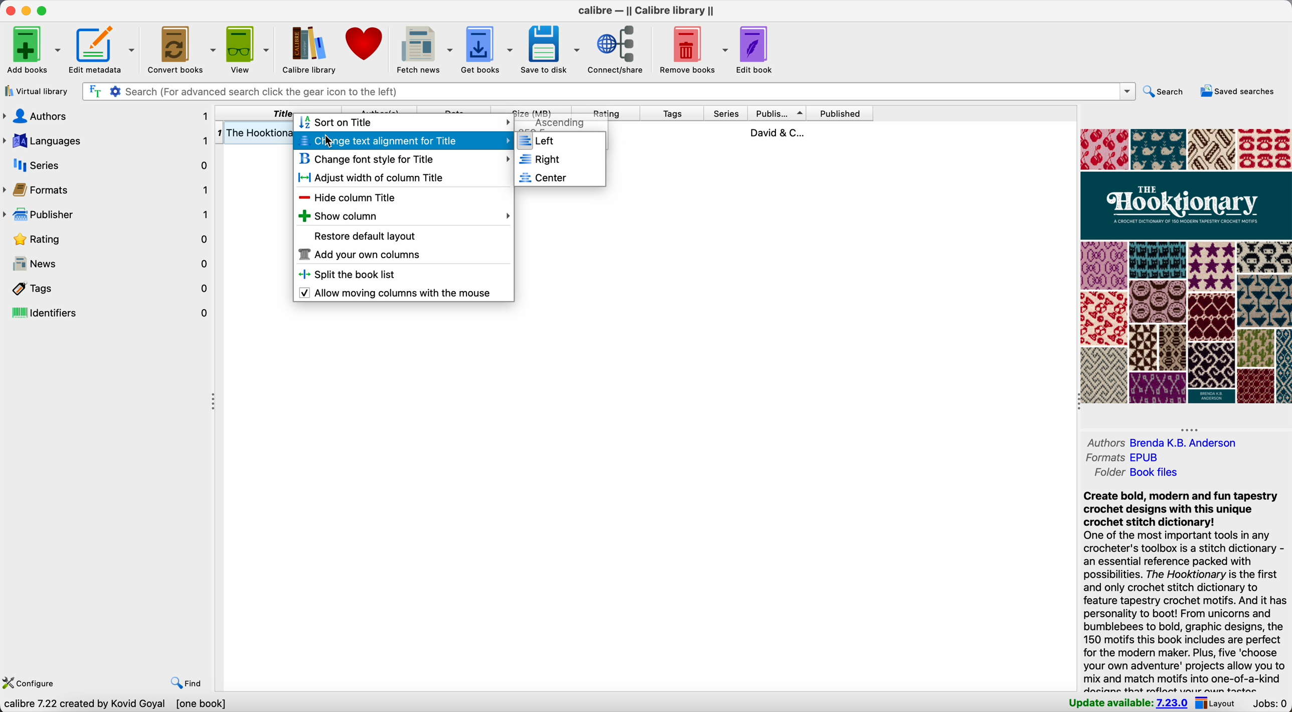  Describe the element at coordinates (561, 141) in the screenshot. I see `left` at that location.